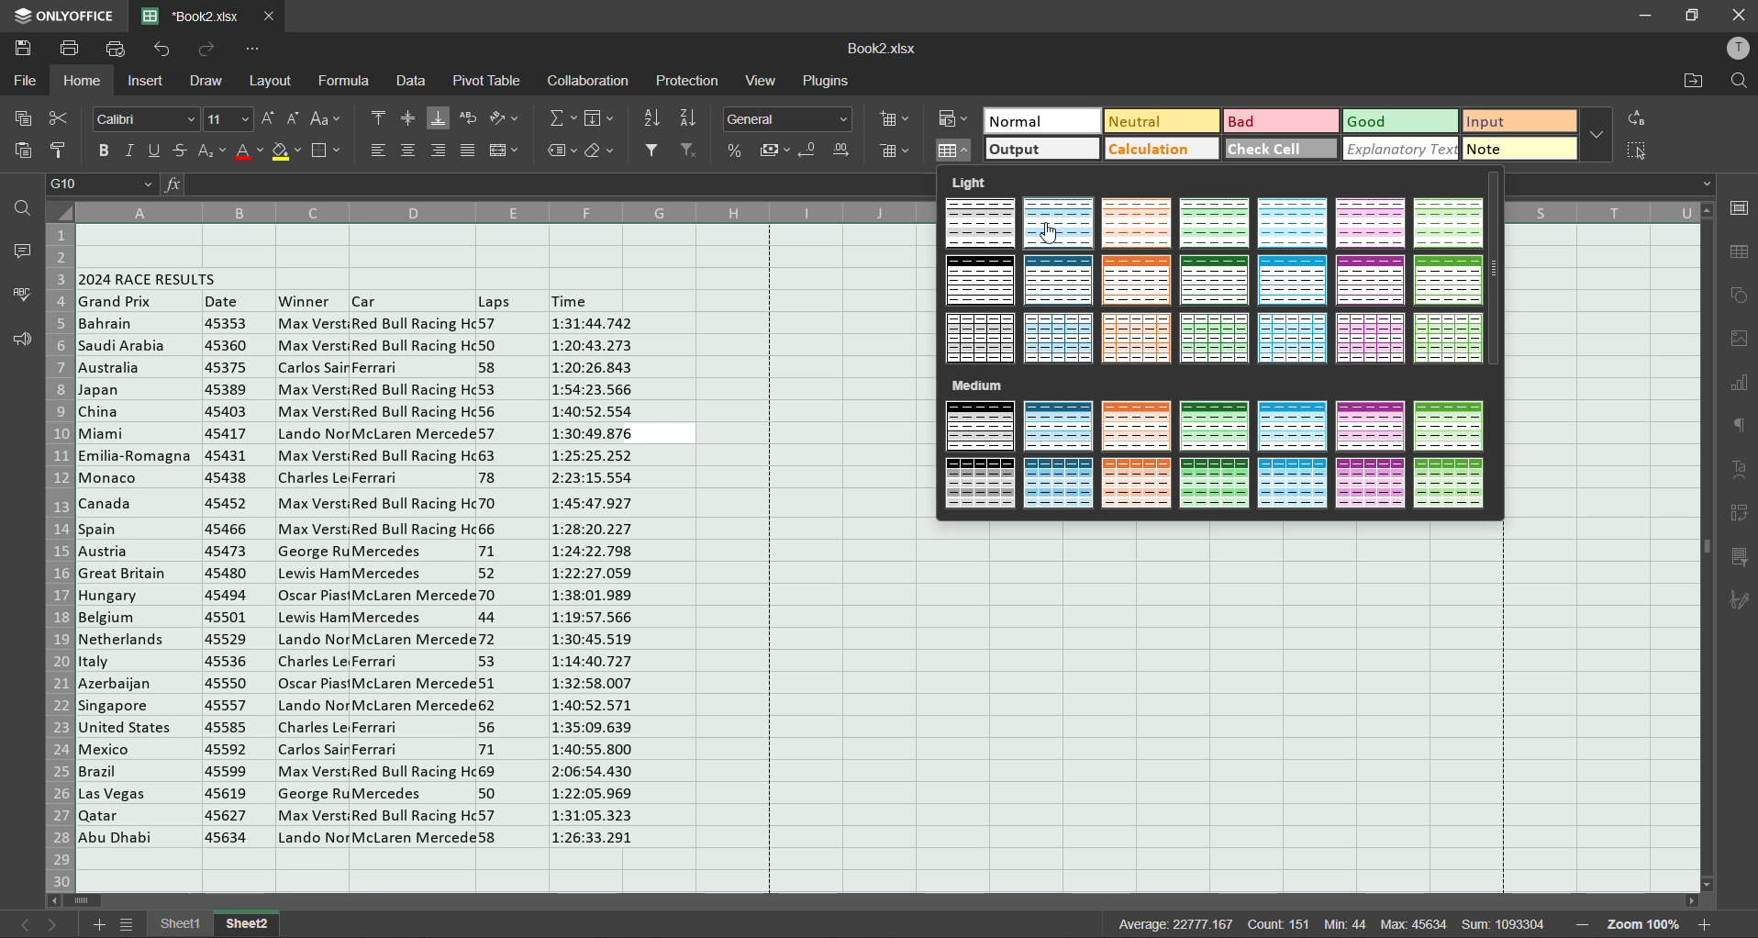  Describe the element at coordinates (1056, 485) in the screenshot. I see `table style medium 9` at that location.